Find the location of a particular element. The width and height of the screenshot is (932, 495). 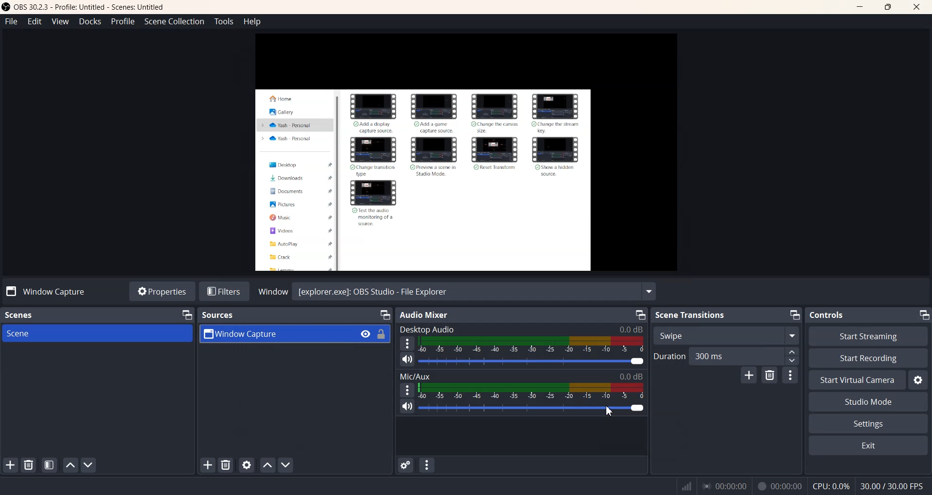

Minimize is located at coordinates (384, 314).